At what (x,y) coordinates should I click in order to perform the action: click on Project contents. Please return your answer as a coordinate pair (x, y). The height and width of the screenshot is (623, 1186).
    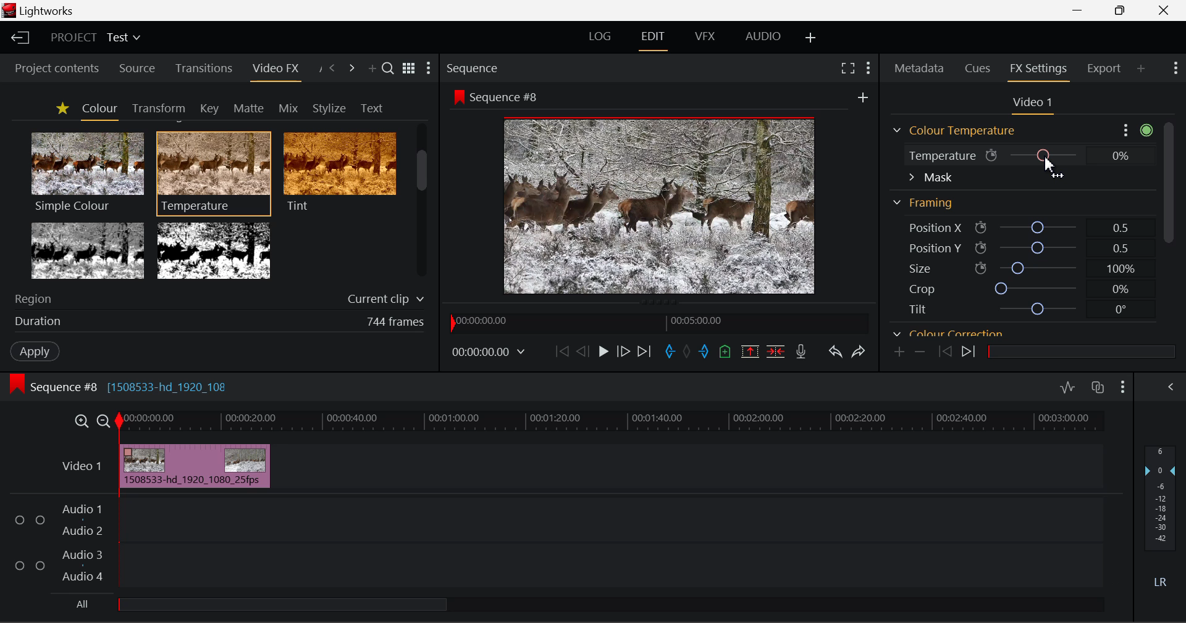
    Looking at the image, I should click on (51, 70).